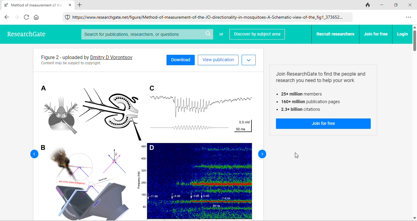 The image size is (417, 221). I want to click on track tab, so click(368, 5).